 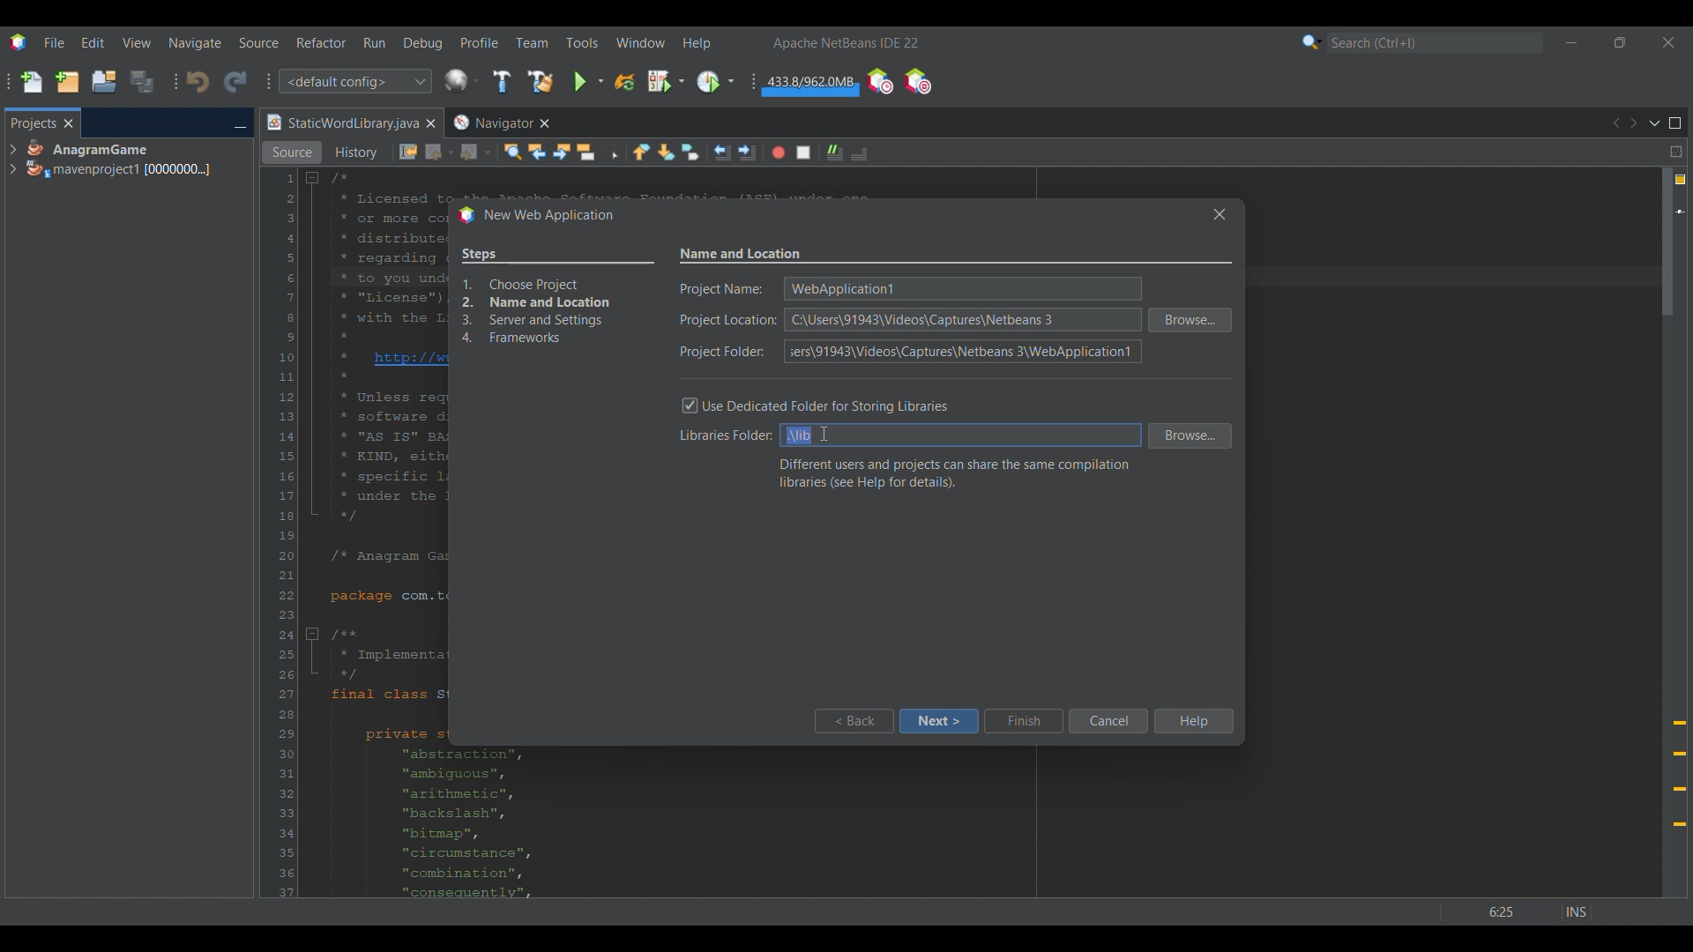 I want to click on Last edit, so click(x=408, y=152).